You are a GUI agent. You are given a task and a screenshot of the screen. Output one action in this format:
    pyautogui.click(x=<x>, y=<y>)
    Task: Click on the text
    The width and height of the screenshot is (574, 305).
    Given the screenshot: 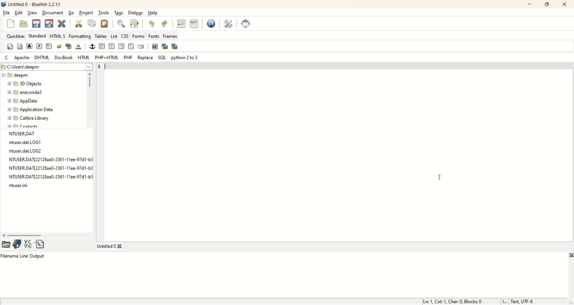 What is the action you would take?
    pyautogui.click(x=50, y=160)
    